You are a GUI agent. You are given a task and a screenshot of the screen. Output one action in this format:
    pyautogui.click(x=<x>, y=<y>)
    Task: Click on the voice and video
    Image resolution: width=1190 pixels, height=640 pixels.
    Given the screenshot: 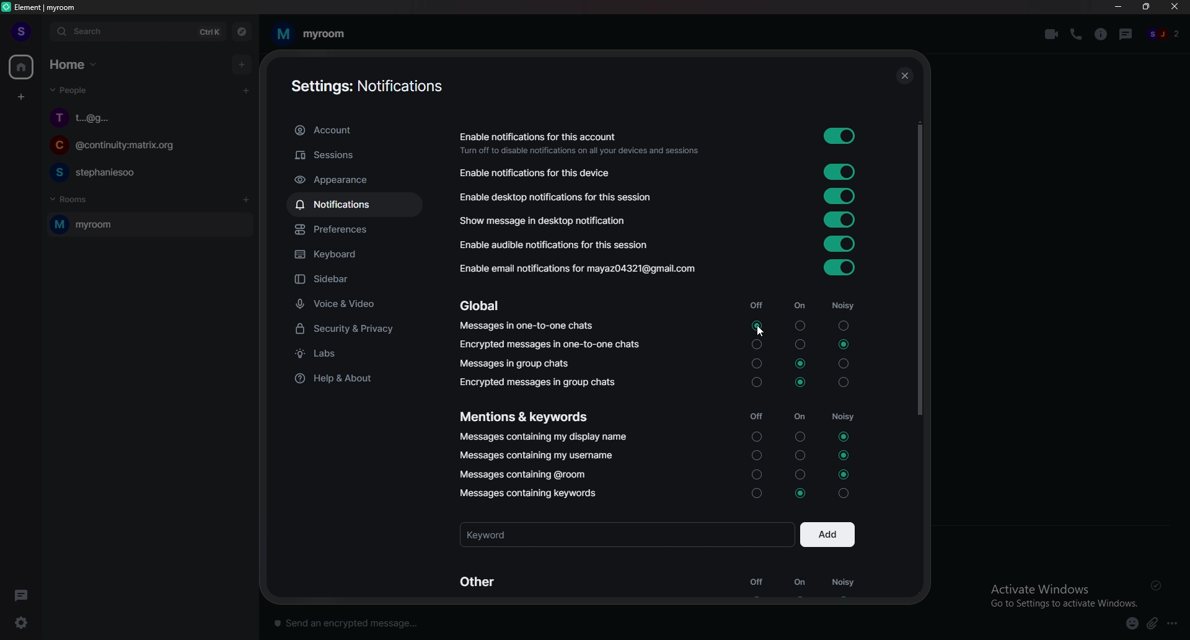 What is the action you would take?
    pyautogui.click(x=368, y=303)
    